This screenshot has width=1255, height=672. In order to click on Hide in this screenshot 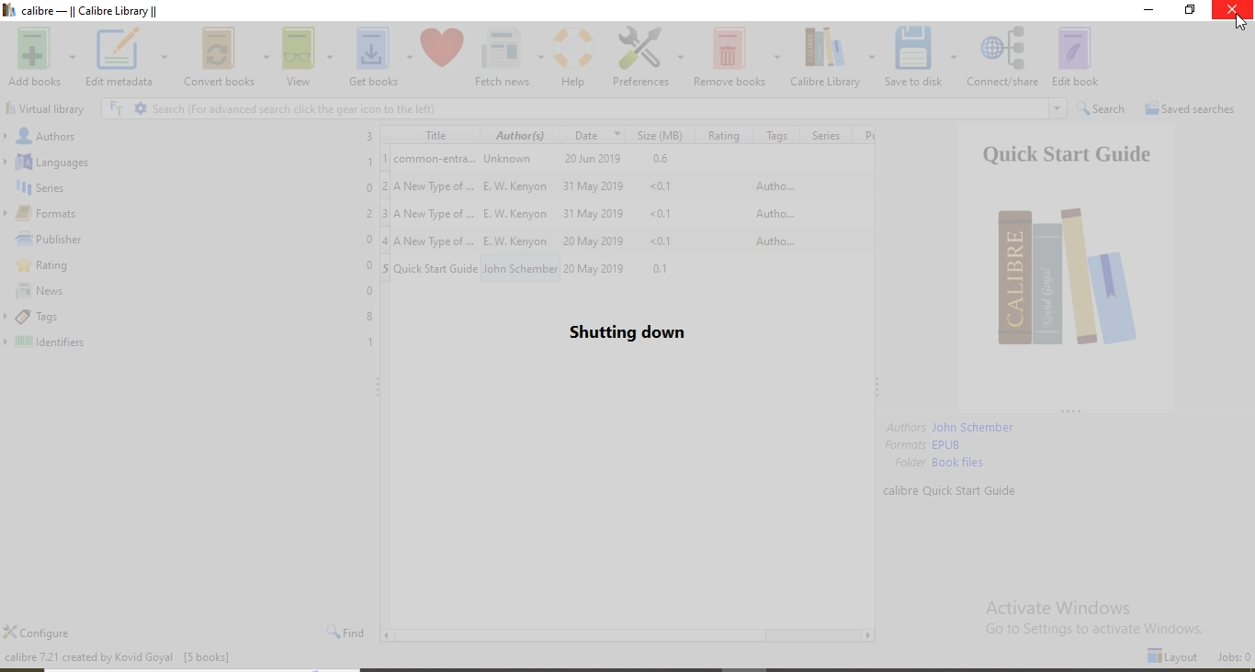, I will do `click(1068, 410)`.